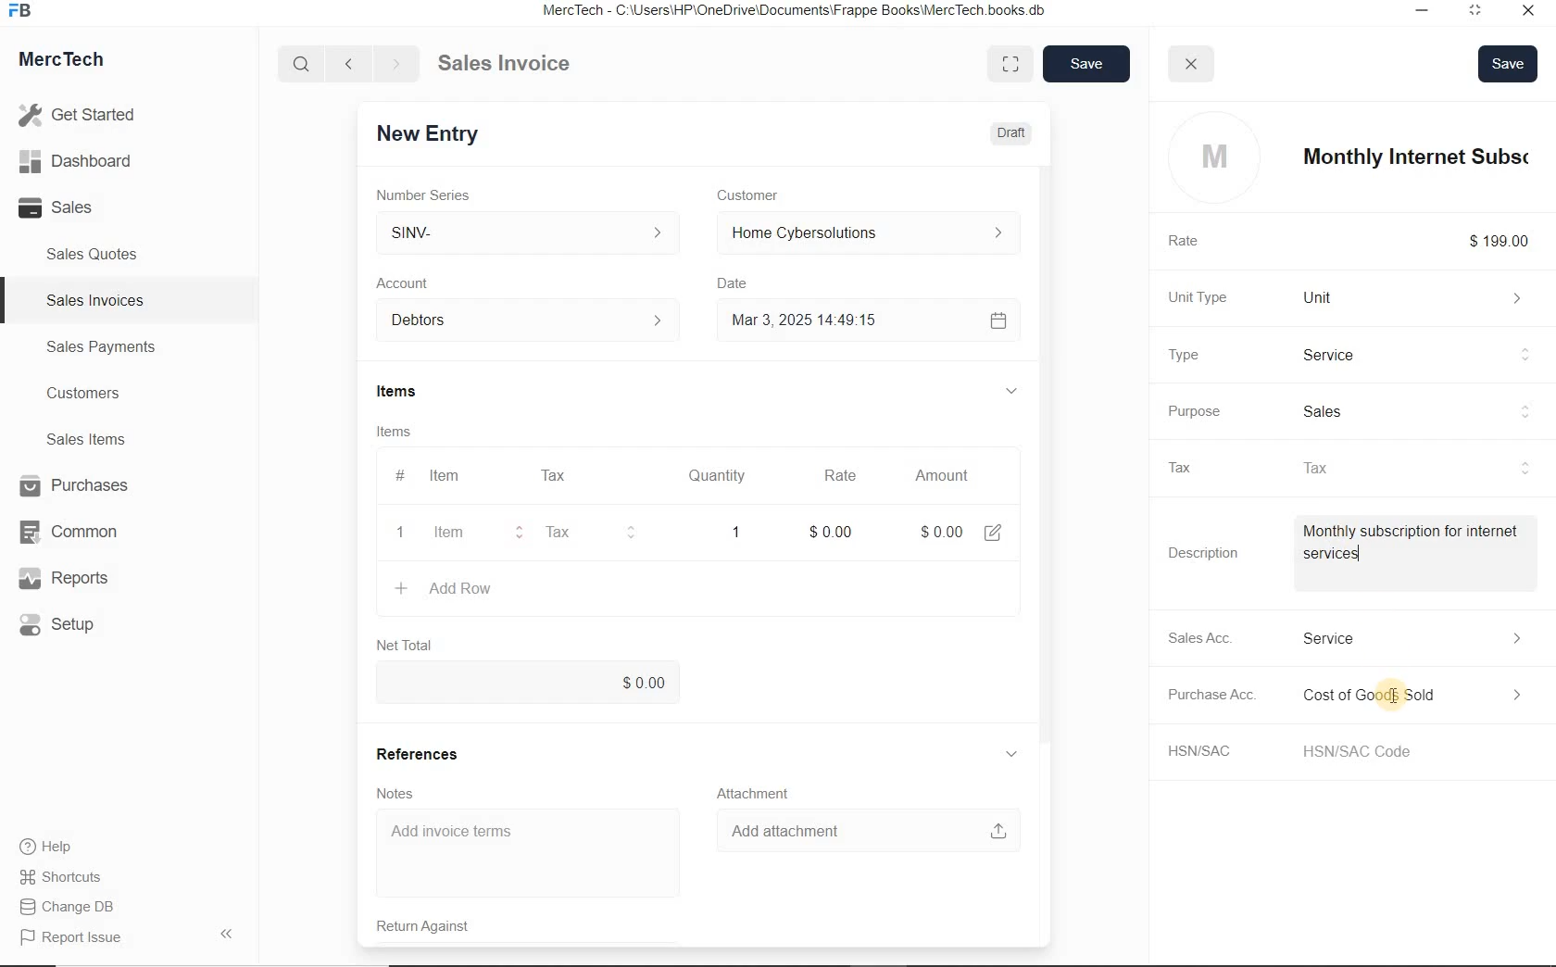  I want to click on Get Started, so click(83, 115).